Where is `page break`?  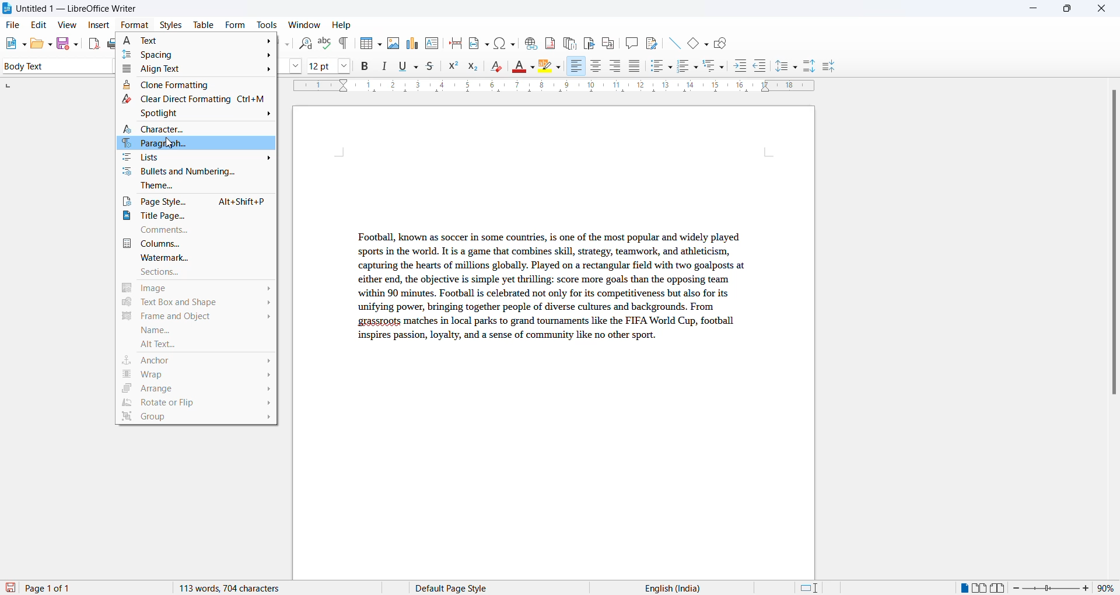 page break is located at coordinates (456, 42).